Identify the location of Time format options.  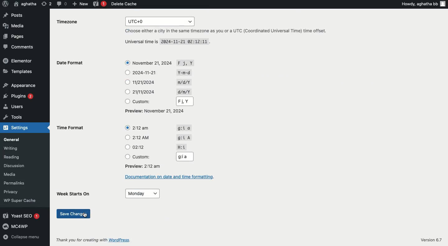
(139, 141).